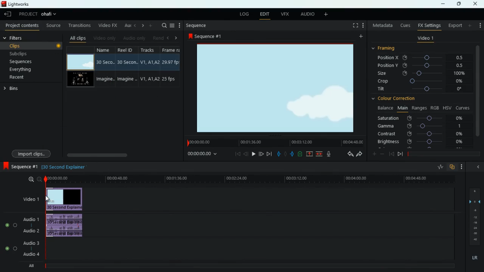 The width and height of the screenshot is (484, 272). What do you see at coordinates (420, 73) in the screenshot?
I see `size` at bounding box center [420, 73].